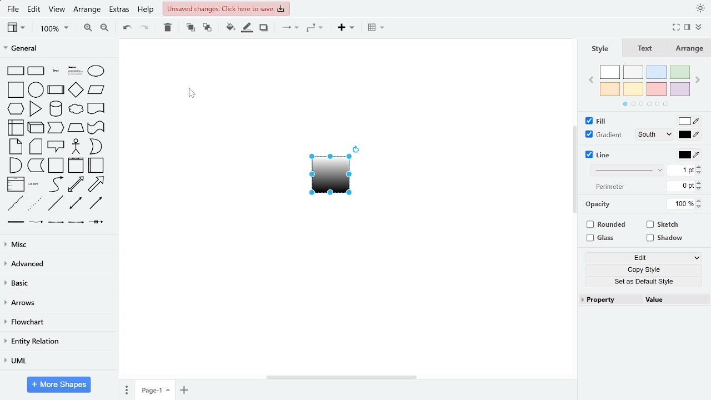  I want to click on pages, so click(127, 390).